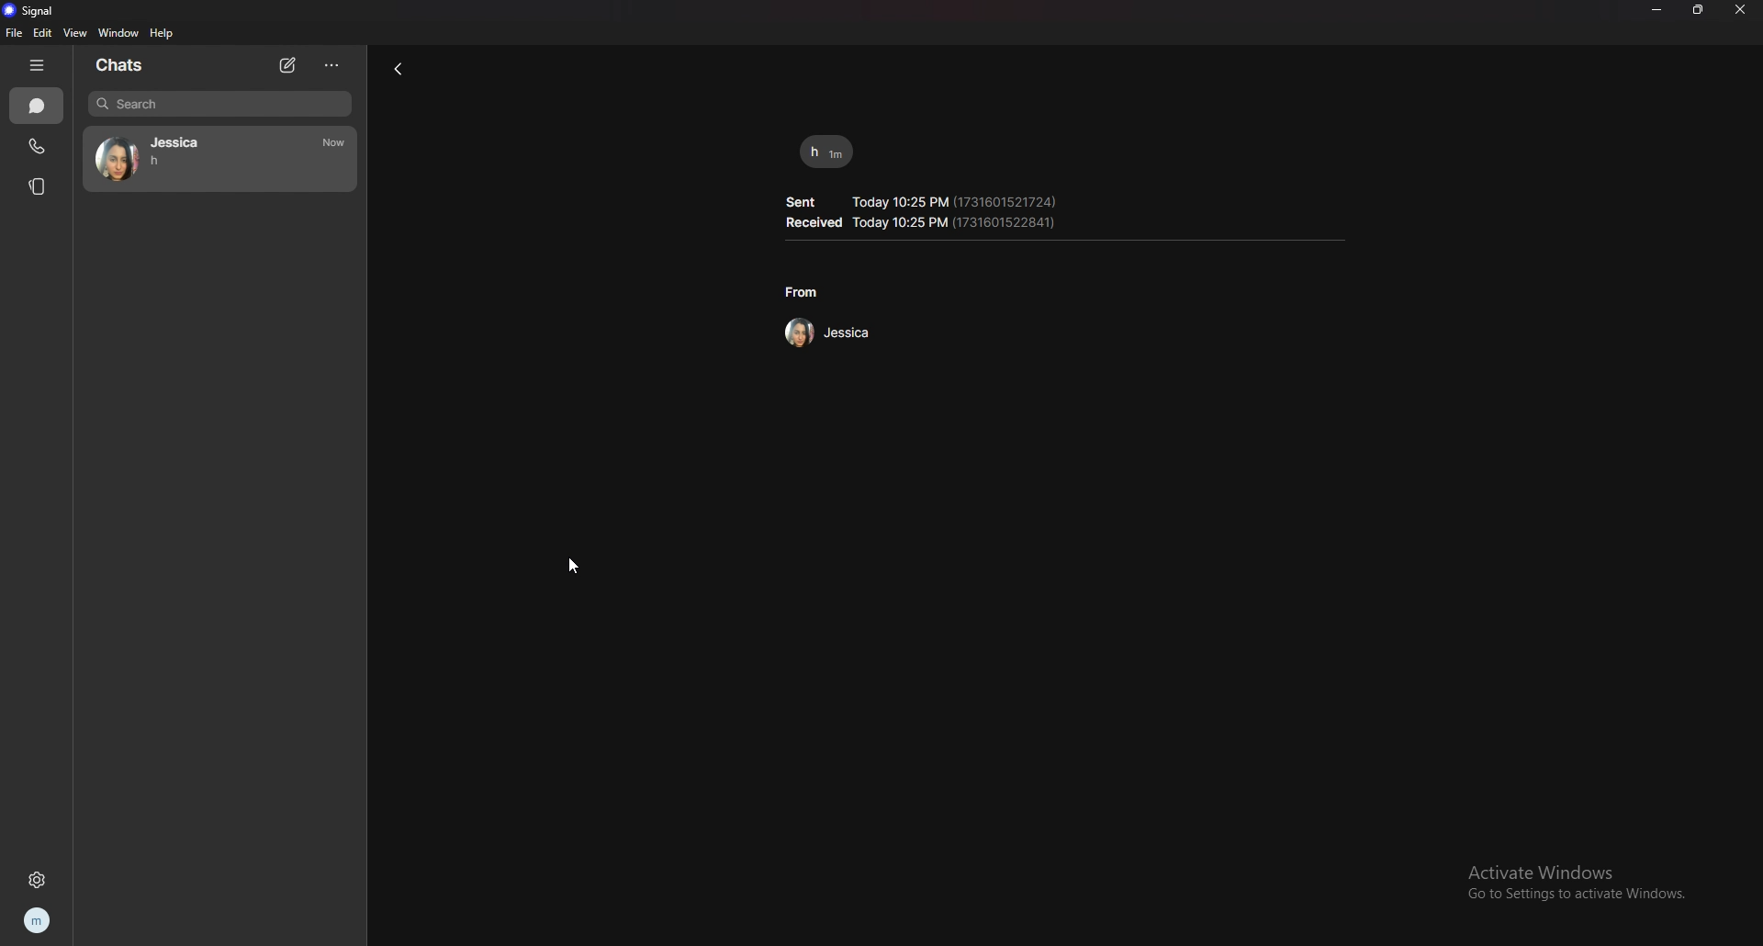 The height and width of the screenshot is (946, 1763). What do you see at coordinates (38, 63) in the screenshot?
I see `hide tabs` at bounding box center [38, 63].